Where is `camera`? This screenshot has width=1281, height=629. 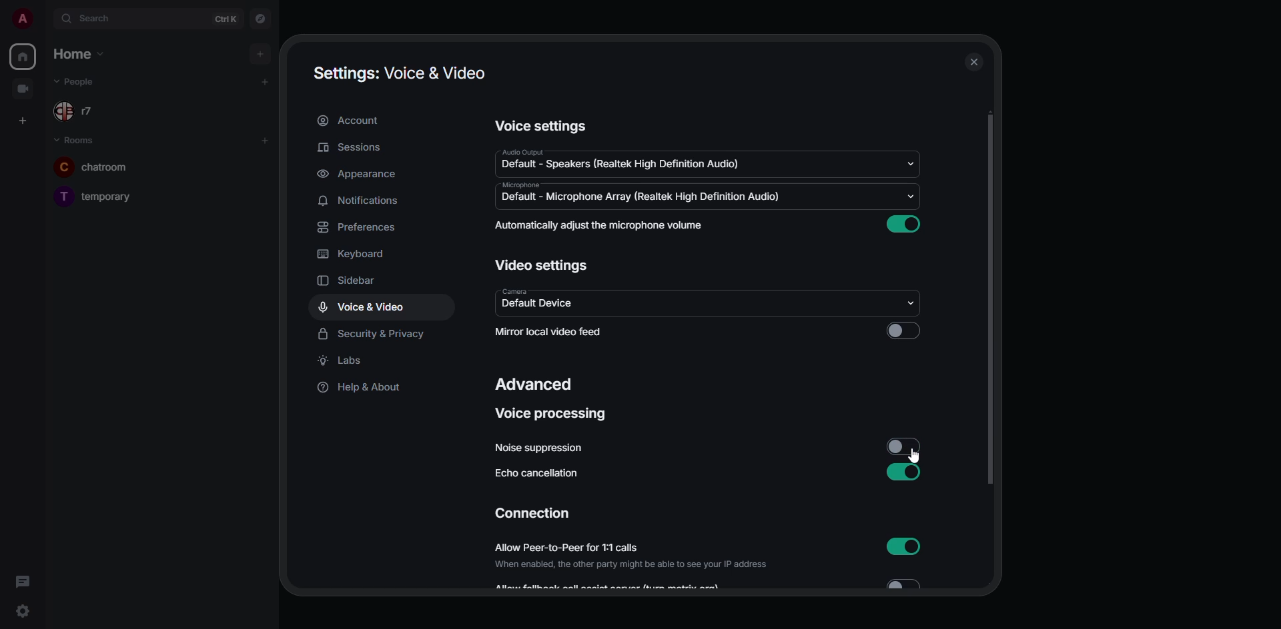
camera is located at coordinates (516, 291).